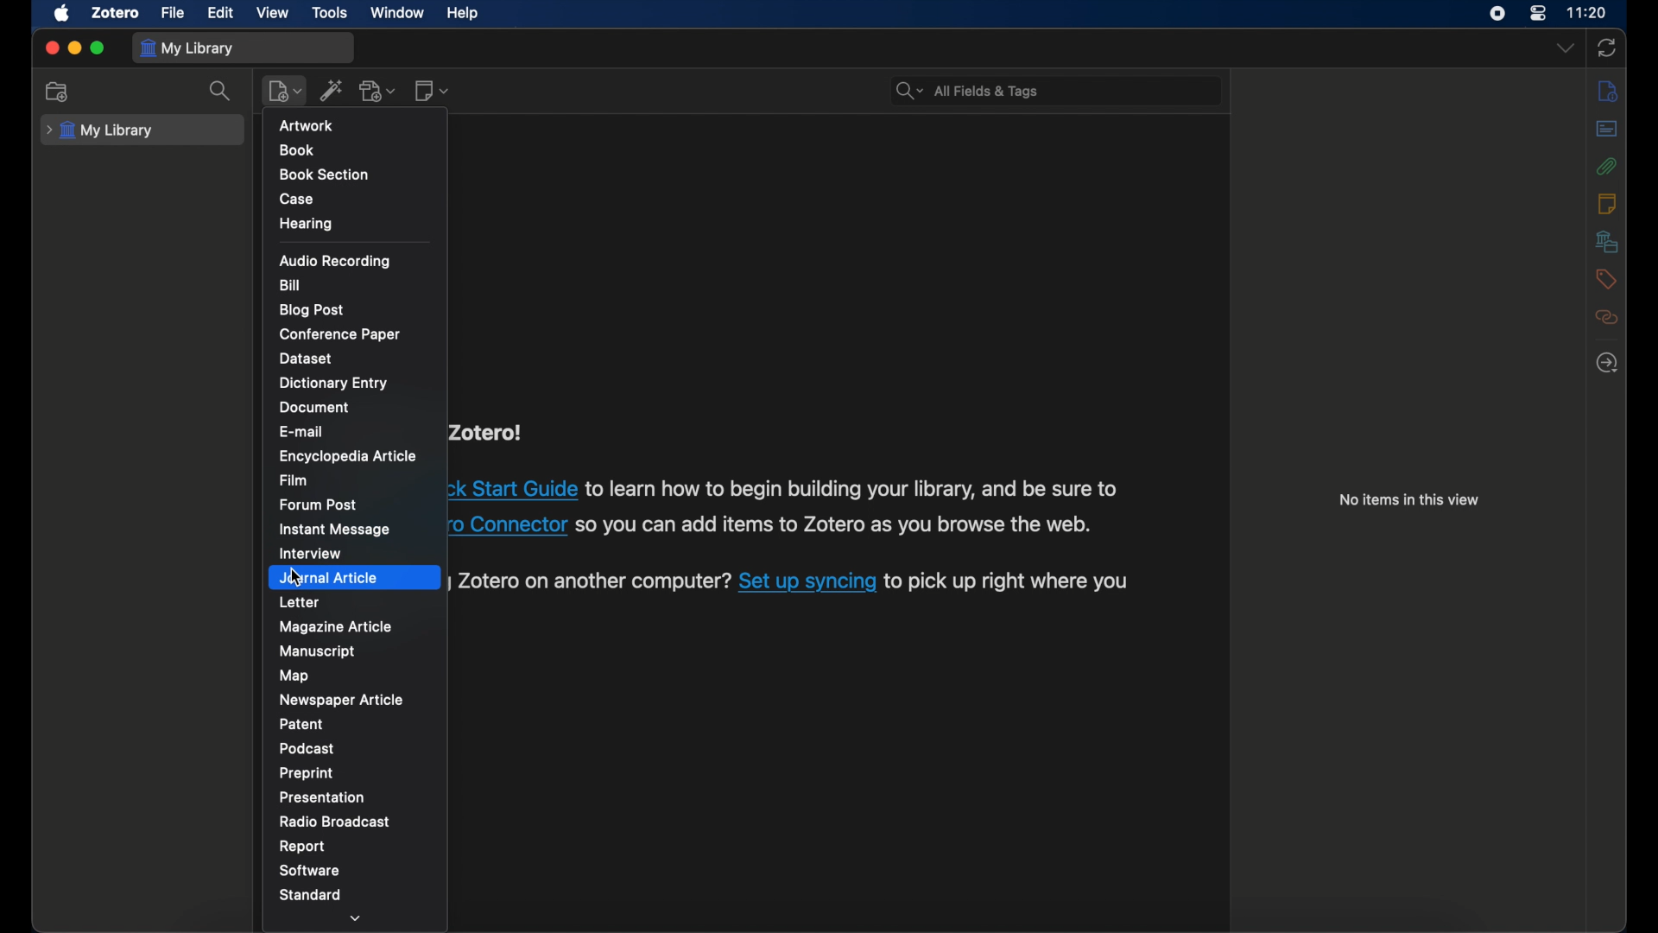 This screenshot has width=1658, height=933. I want to click on libraries, so click(1607, 241).